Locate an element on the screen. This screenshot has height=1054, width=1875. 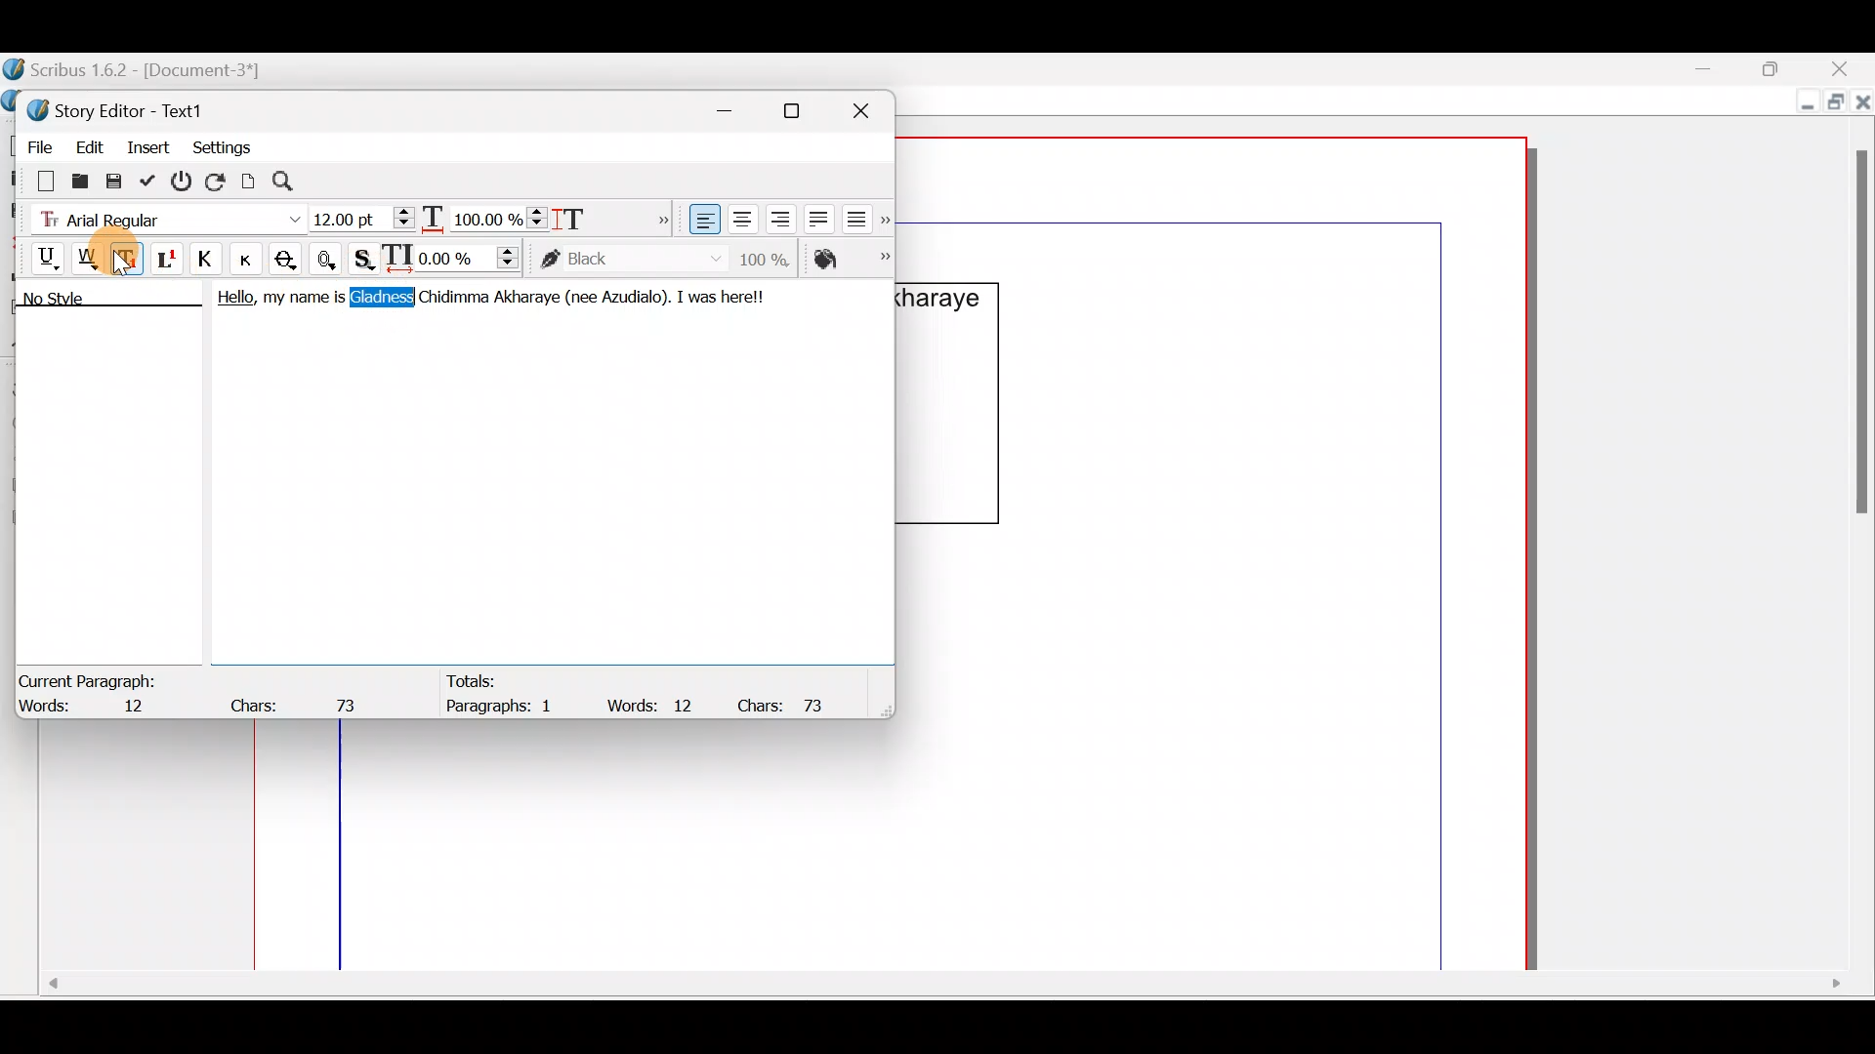
Scaling width of characters is located at coordinates (484, 215).